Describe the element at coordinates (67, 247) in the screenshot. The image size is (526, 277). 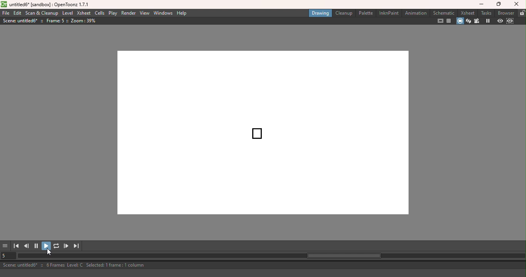
I see `Next frame` at that location.